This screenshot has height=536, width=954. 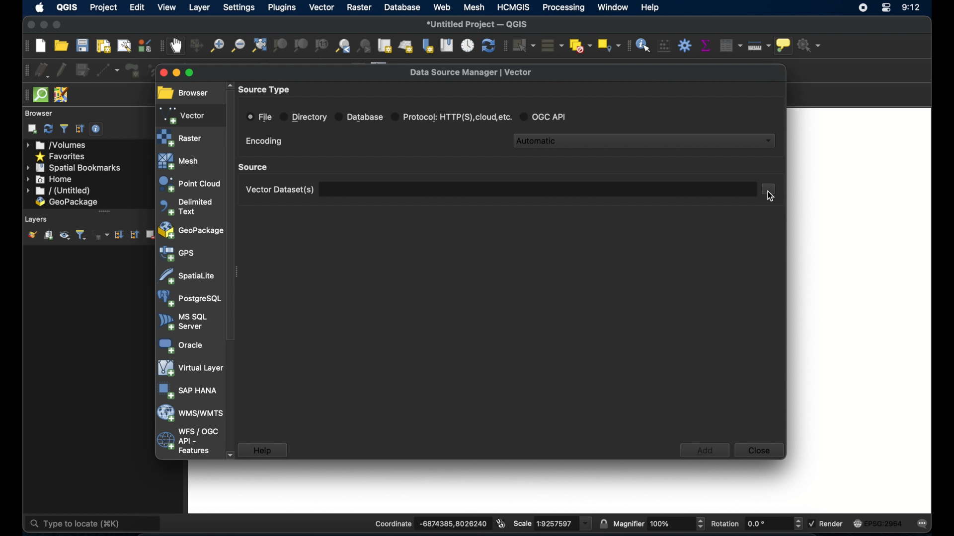 What do you see at coordinates (189, 184) in the screenshot?
I see `point cloud ` at bounding box center [189, 184].